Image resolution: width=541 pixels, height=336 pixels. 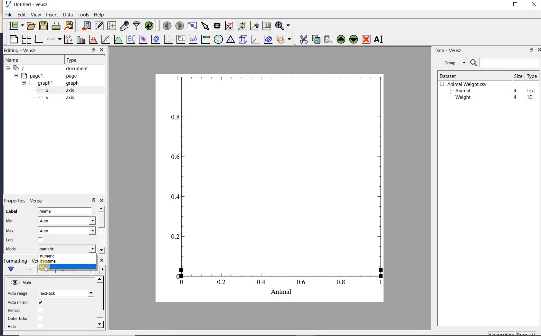 What do you see at coordinates (166, 25) in the screenshot?
I see `move to the previous page` at bounding box center [166, 25].